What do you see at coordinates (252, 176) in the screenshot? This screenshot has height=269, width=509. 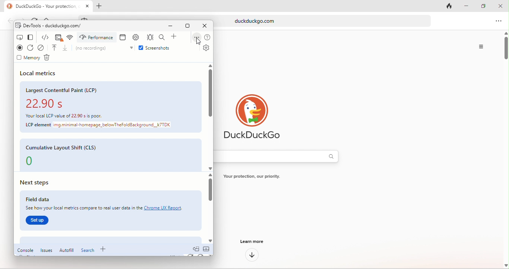 I see `Your protection, our priority` at bounding box center [252, 176].